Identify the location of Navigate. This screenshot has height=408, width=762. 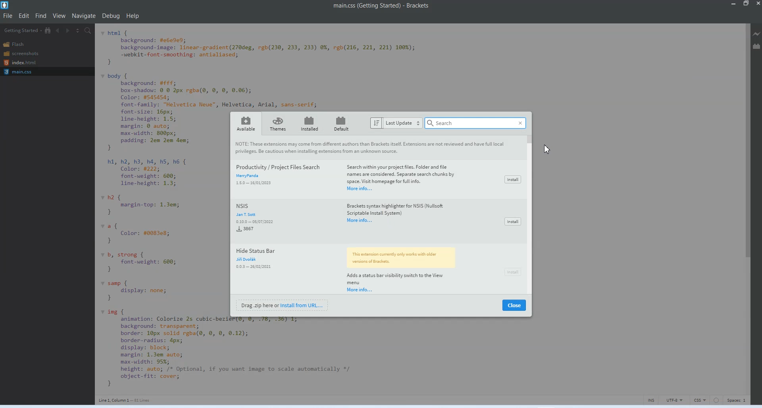
(85, 16).